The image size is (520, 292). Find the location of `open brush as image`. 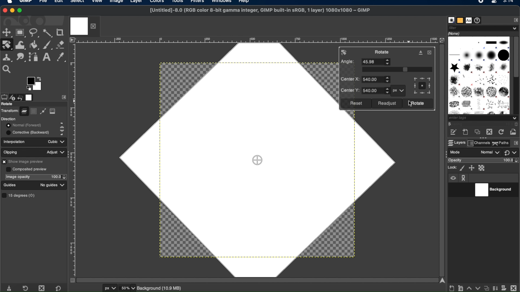

open brush as image is located at coordinates (513, 131).